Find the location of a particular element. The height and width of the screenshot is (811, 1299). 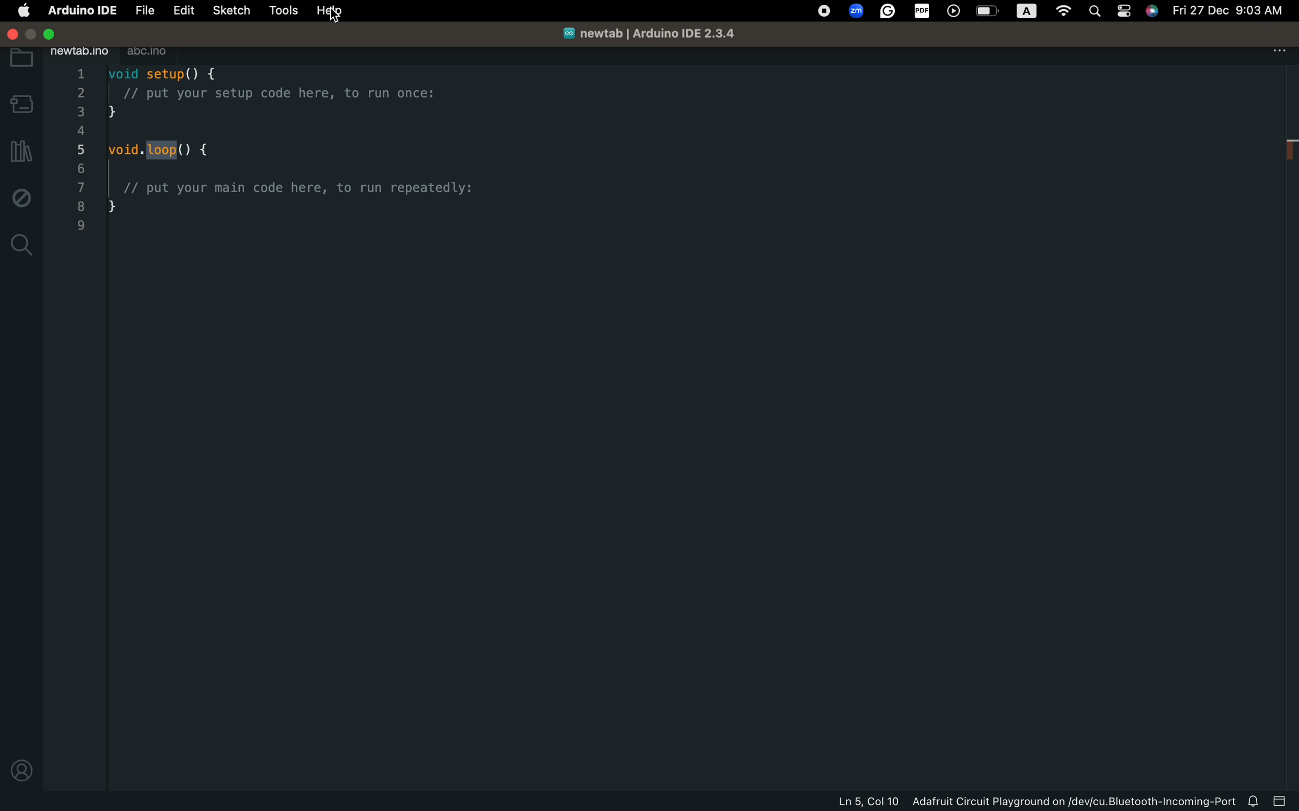

Wifi is located at coordinates (1063, 11).